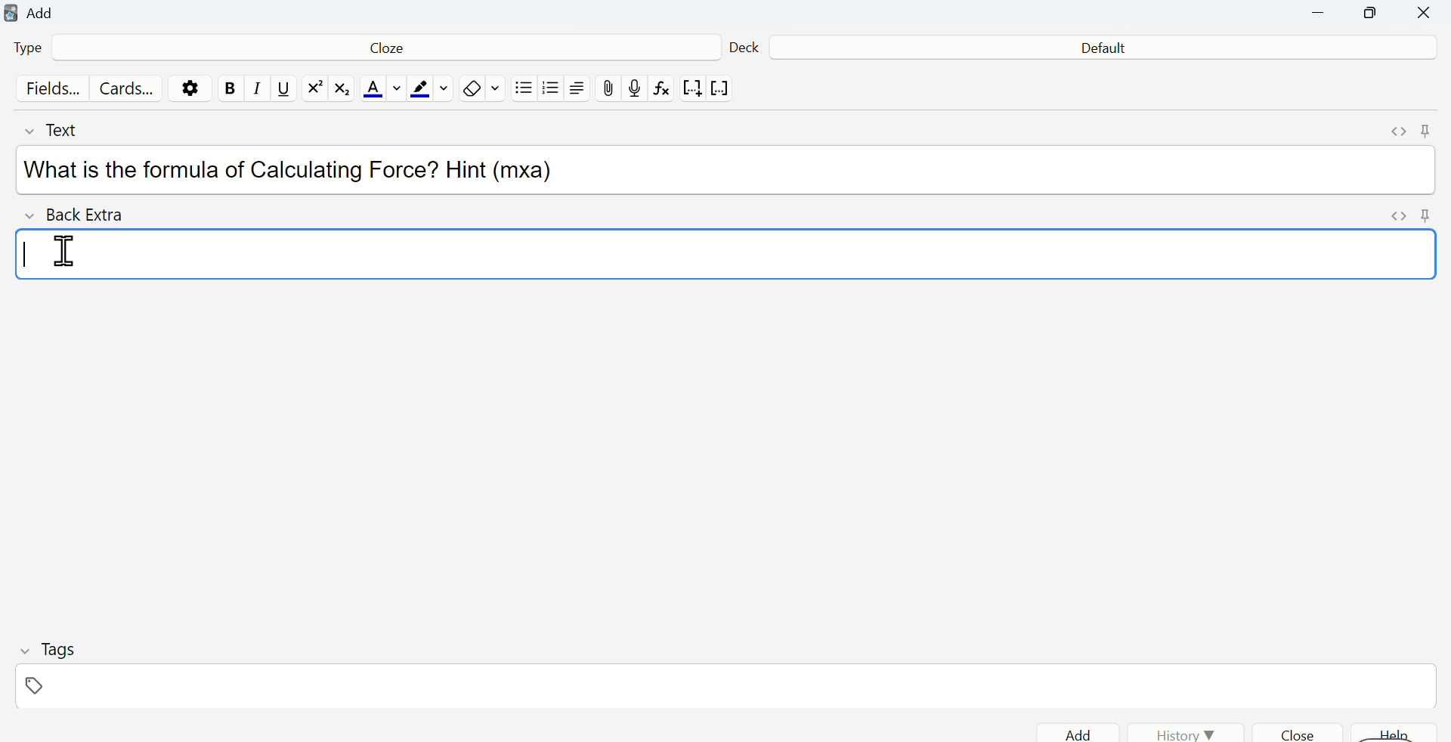  What do you see at coordinates (128, 89) in the screenshot?
I see `Cards` at bounding box center [128, 89].